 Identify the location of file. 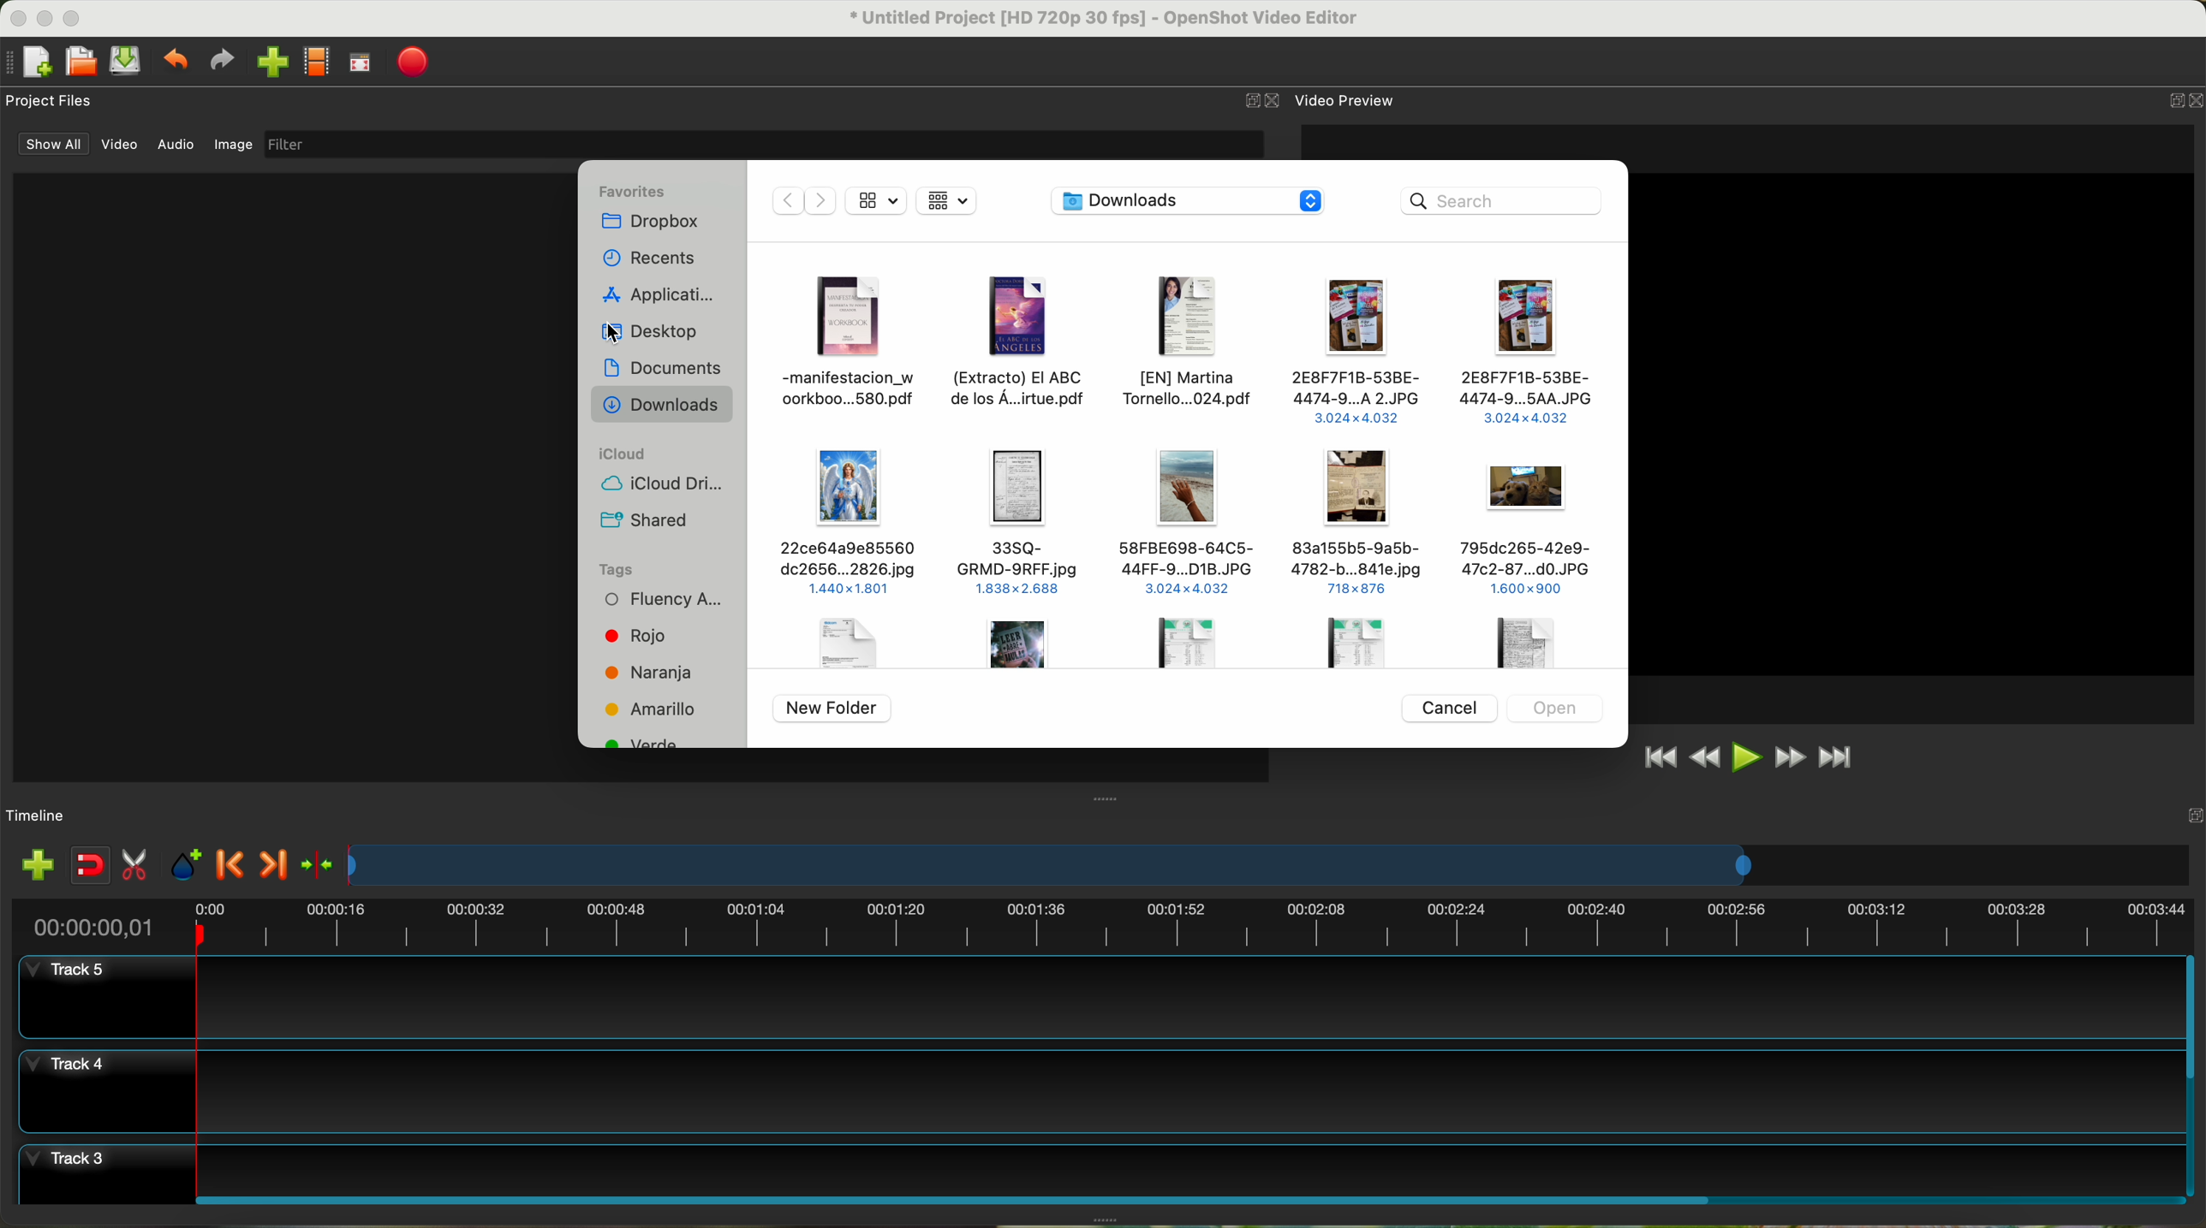
(1023, 346).